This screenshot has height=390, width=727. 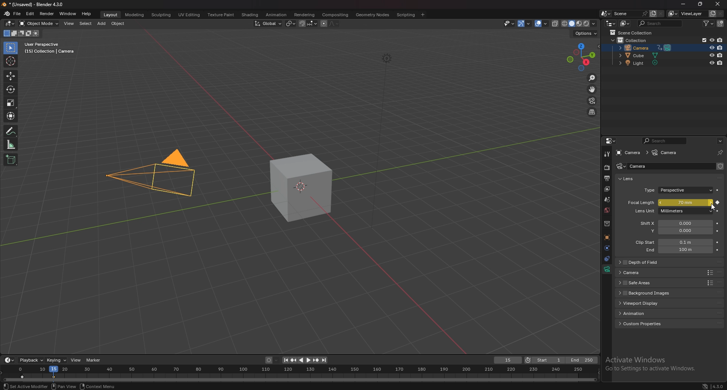 I want to click on scene collection, so click(x=632, y=32).